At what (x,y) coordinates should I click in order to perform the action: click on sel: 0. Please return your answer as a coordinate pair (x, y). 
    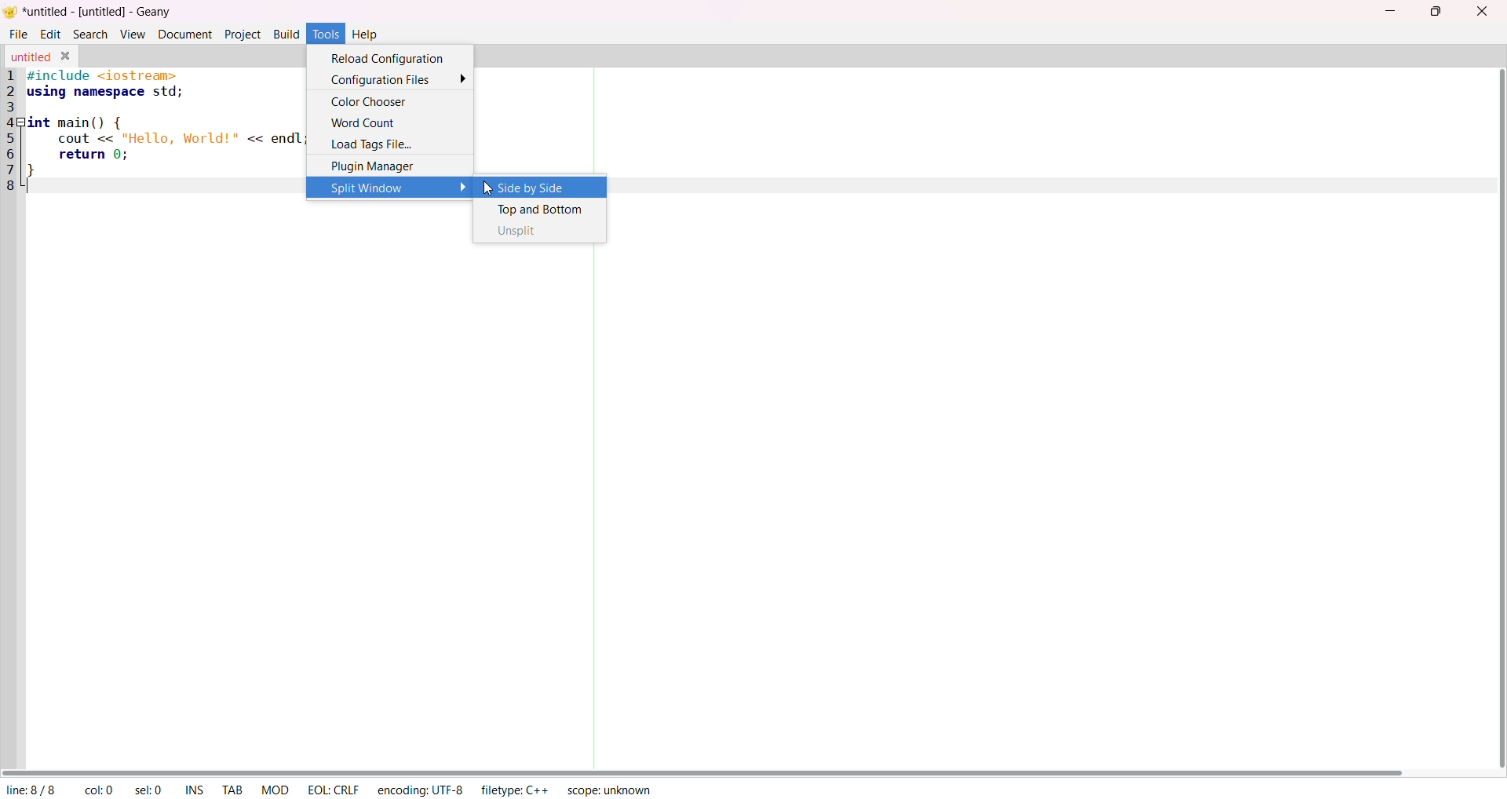
    Looking at the image, I should click on (155, 790).